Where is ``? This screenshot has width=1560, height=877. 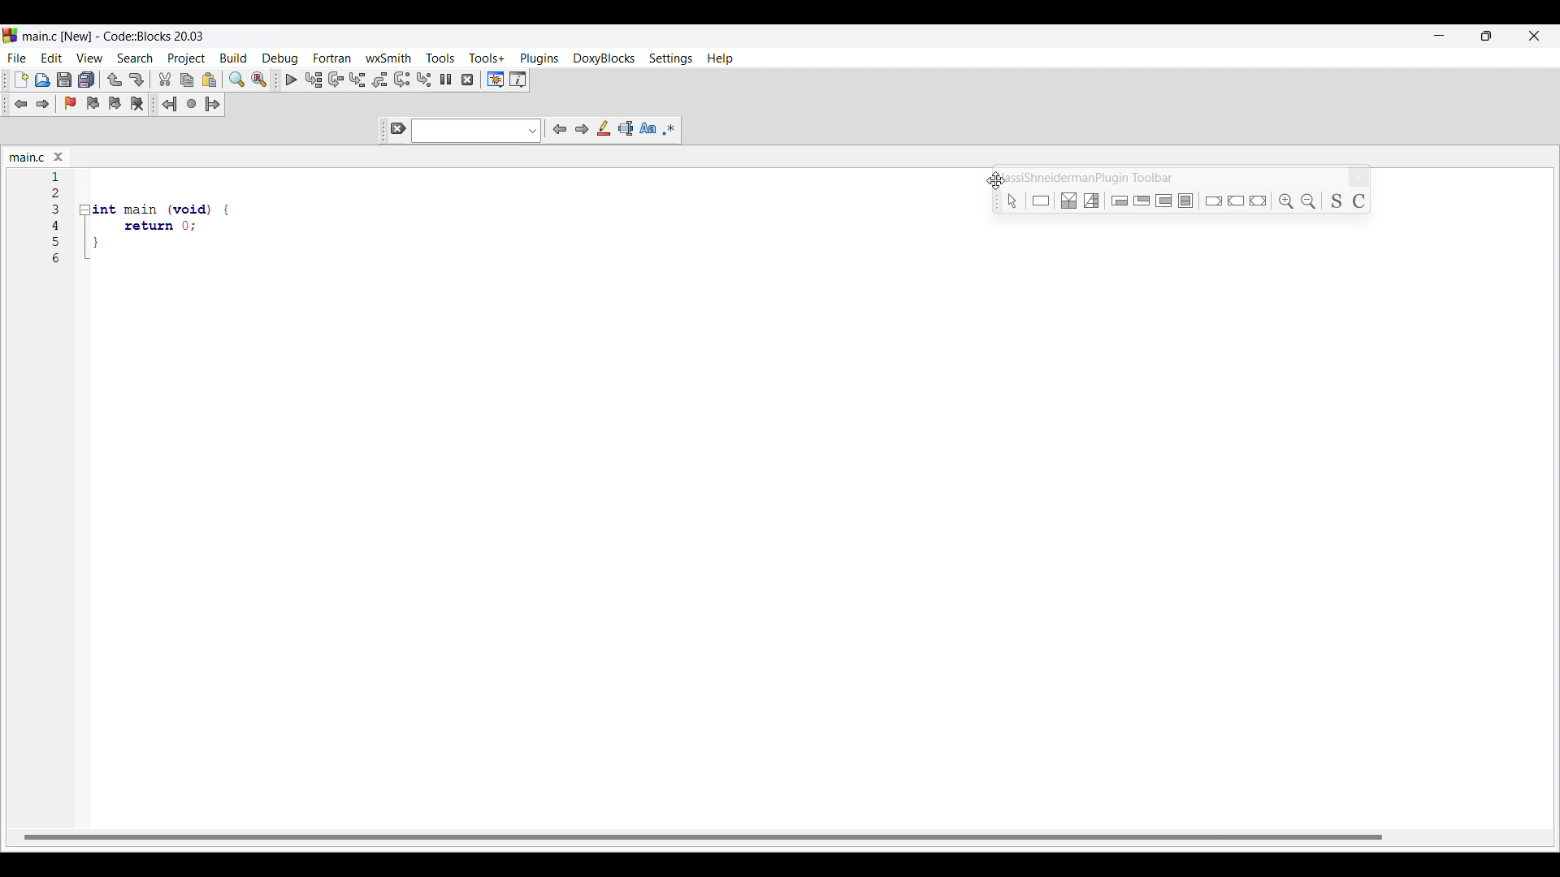
 is located at coordinates (1120, 200).